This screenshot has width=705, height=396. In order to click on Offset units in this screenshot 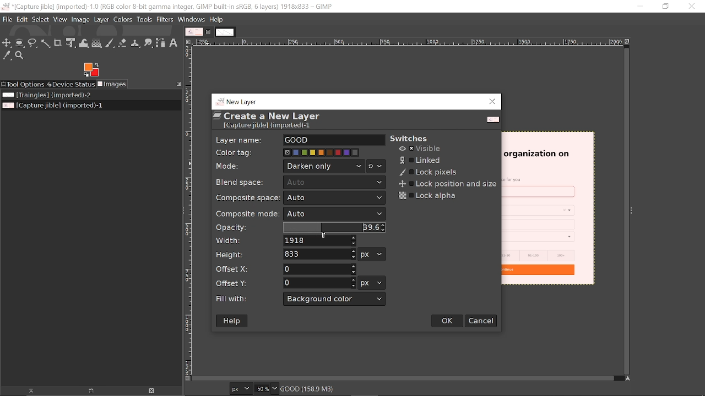, I will do `click(371, 283)`.